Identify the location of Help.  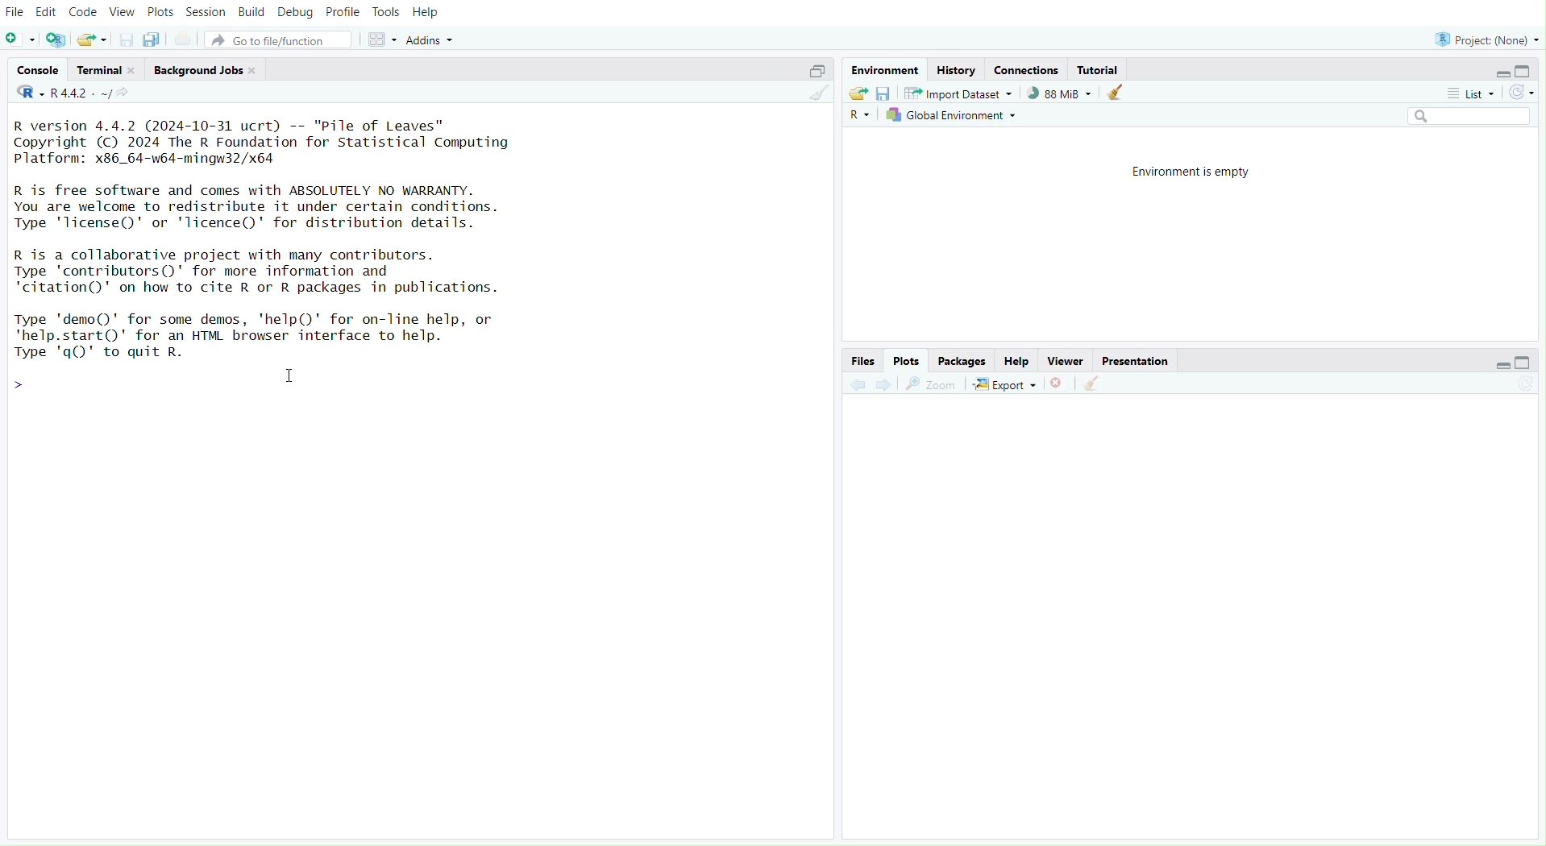
(431, 13).